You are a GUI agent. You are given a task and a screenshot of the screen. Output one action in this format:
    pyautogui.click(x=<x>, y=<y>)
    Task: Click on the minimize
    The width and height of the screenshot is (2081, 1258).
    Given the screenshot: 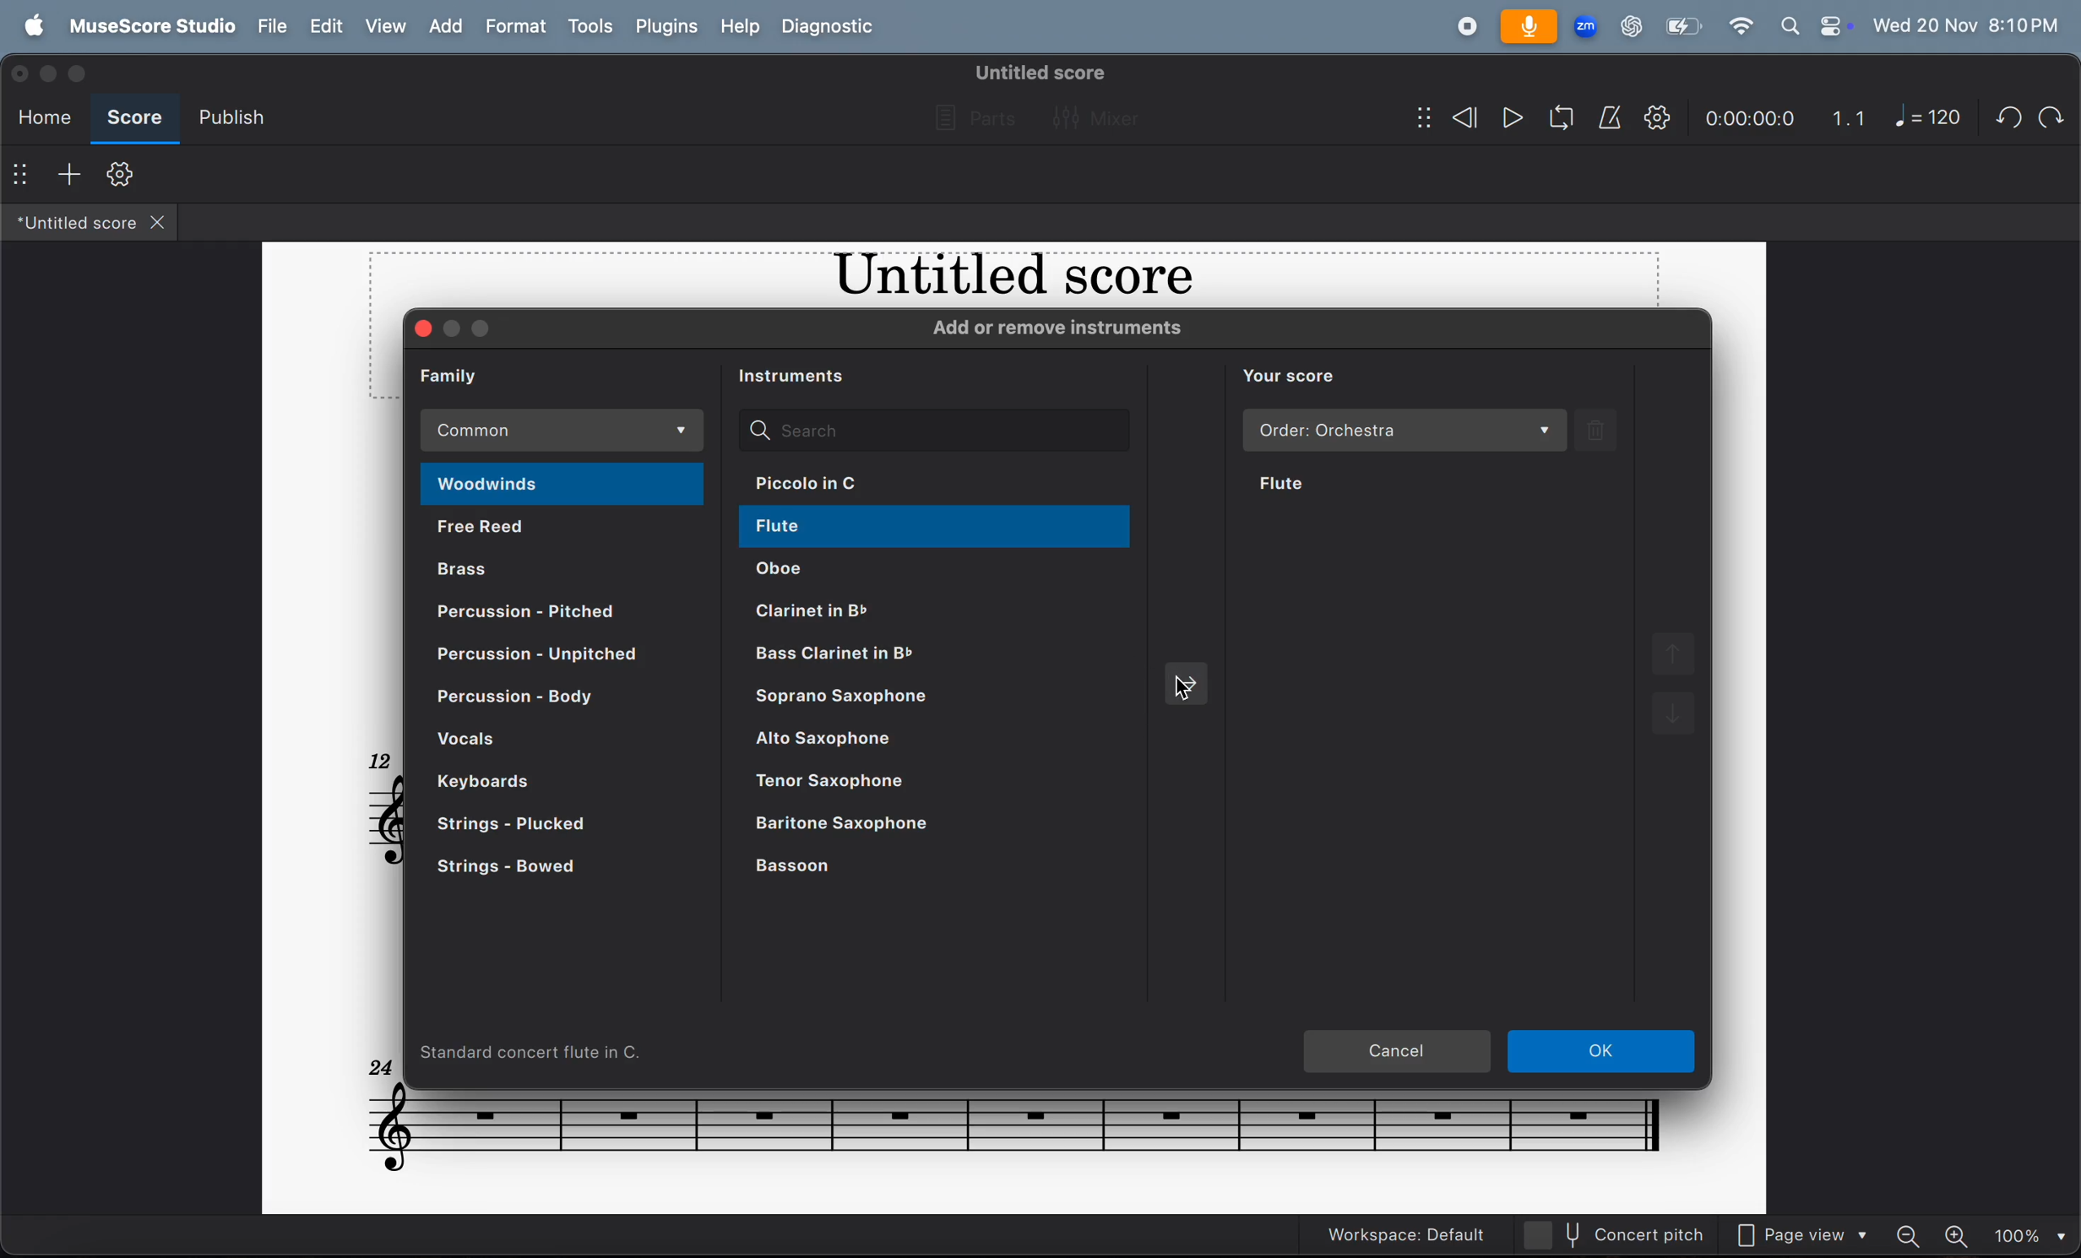 What is the action you would take?
    pyautogui.click(x=54, y=74)
    